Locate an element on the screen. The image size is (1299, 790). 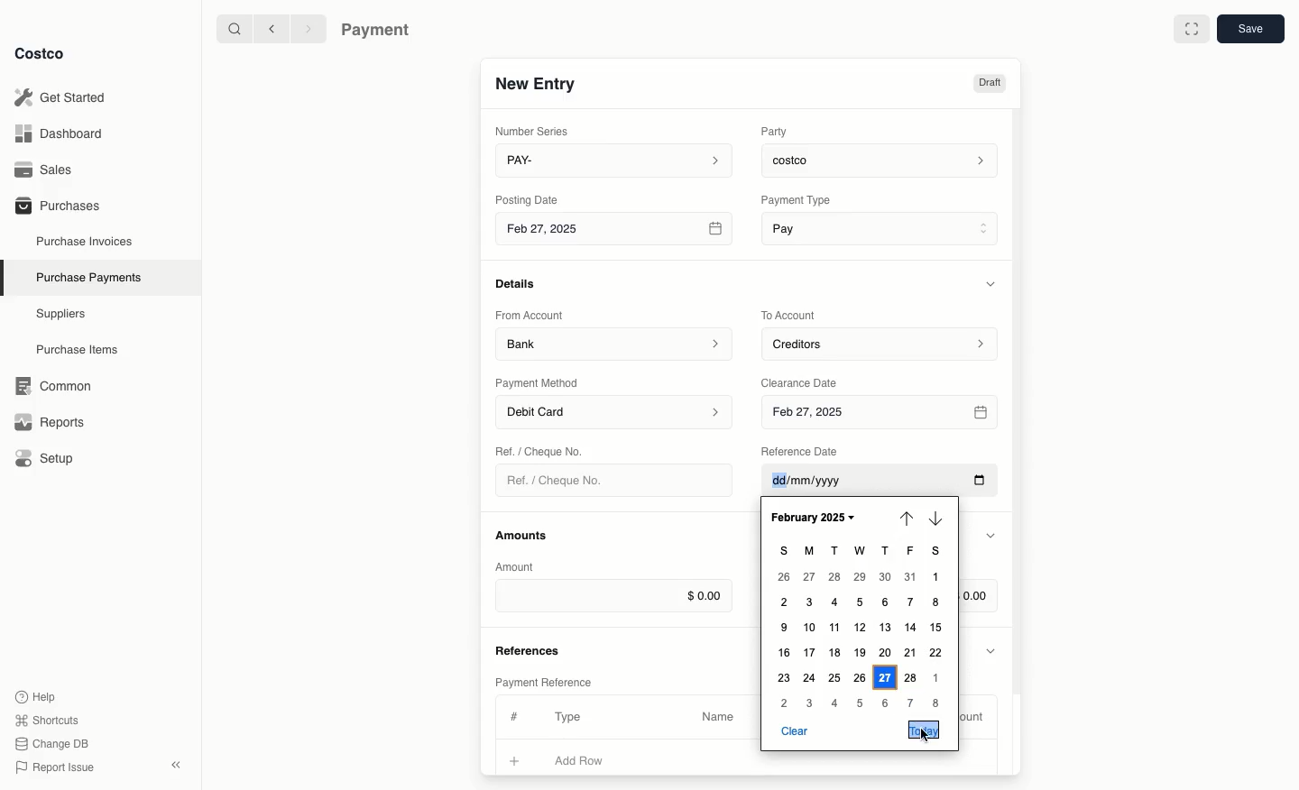
To Account is located at coordinates (790, 315).